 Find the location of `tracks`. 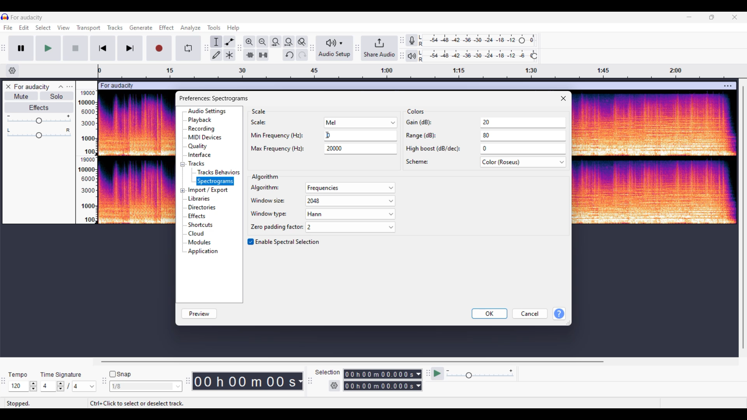

tracks is located at coordinates (198, 164).